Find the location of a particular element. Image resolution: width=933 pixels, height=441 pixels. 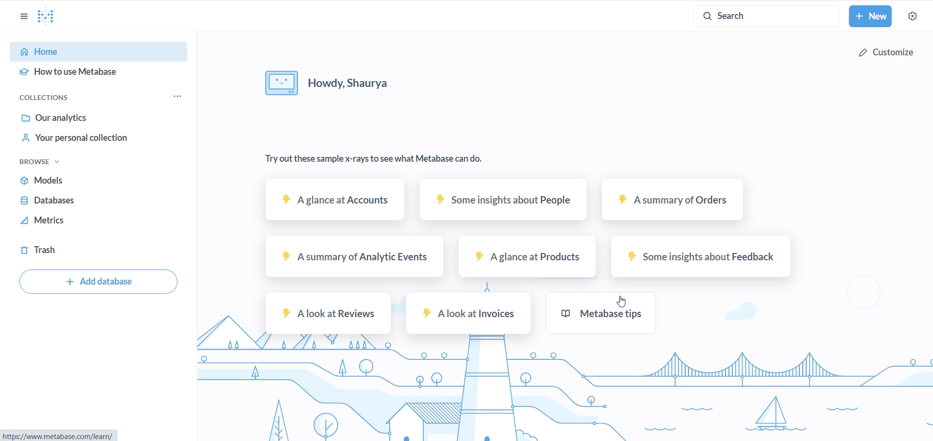

some insights about people sample is located at coordinates (503, 202).